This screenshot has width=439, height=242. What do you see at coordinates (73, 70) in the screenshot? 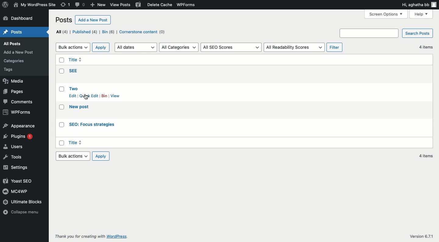
I see `SEE` at bounding box center [73, 70].